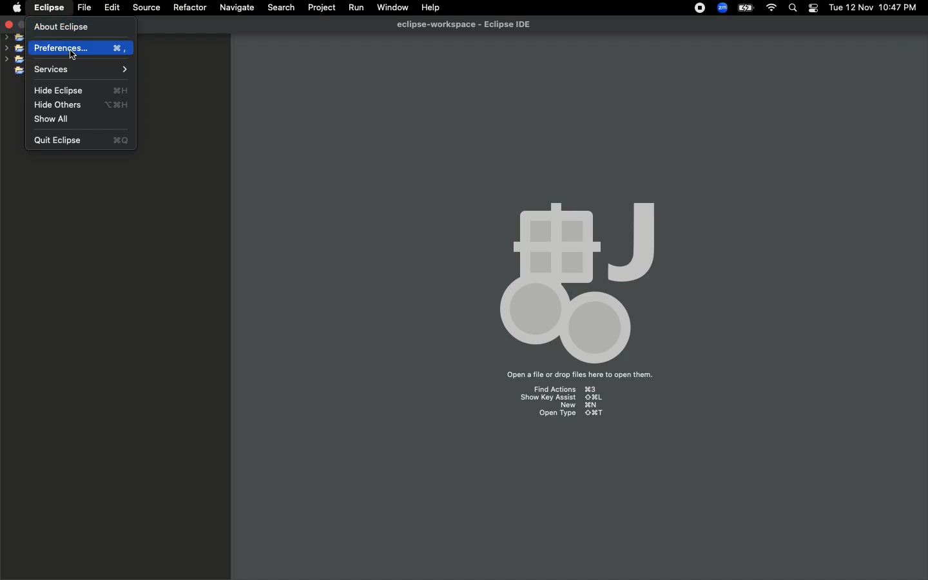 The height and width of the screenshot is (580, 928). Describe the element at coordinates (84, 7) in the screenshot. I see `File` at that location.